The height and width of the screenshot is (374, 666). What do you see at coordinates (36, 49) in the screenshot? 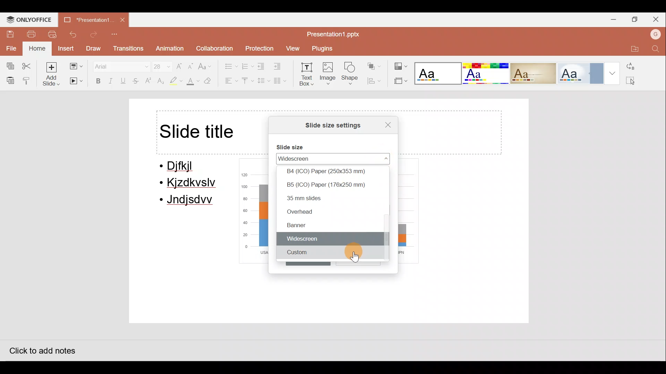
I see `Home` at bounding box center [36, 49].